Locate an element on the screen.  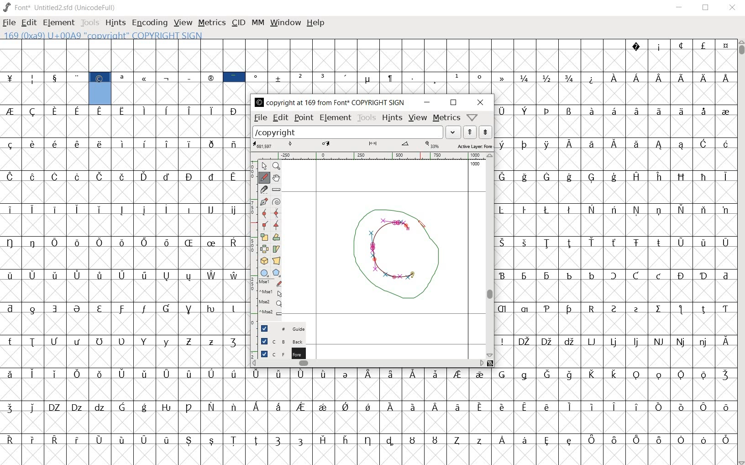
help is located at coordinates (315, 23).